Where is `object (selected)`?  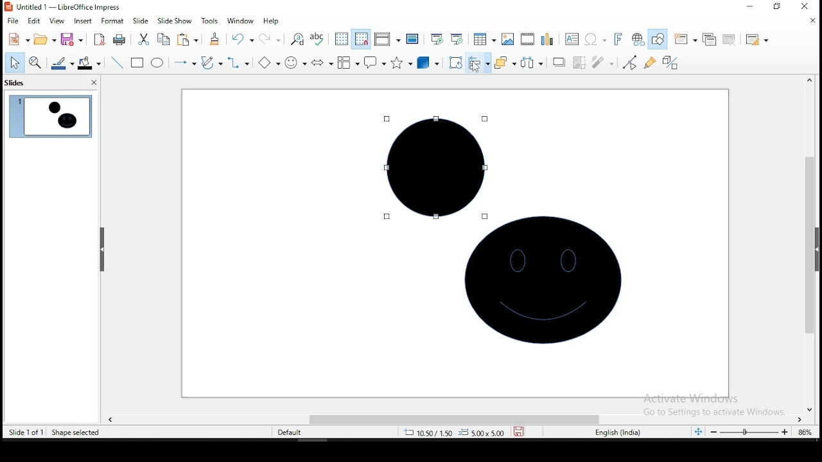
object (selected) is located at coordinates (432, 165).